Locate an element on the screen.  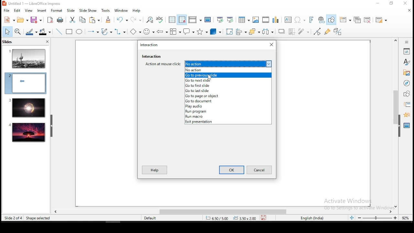
slide is located at coordinates (27, 108).